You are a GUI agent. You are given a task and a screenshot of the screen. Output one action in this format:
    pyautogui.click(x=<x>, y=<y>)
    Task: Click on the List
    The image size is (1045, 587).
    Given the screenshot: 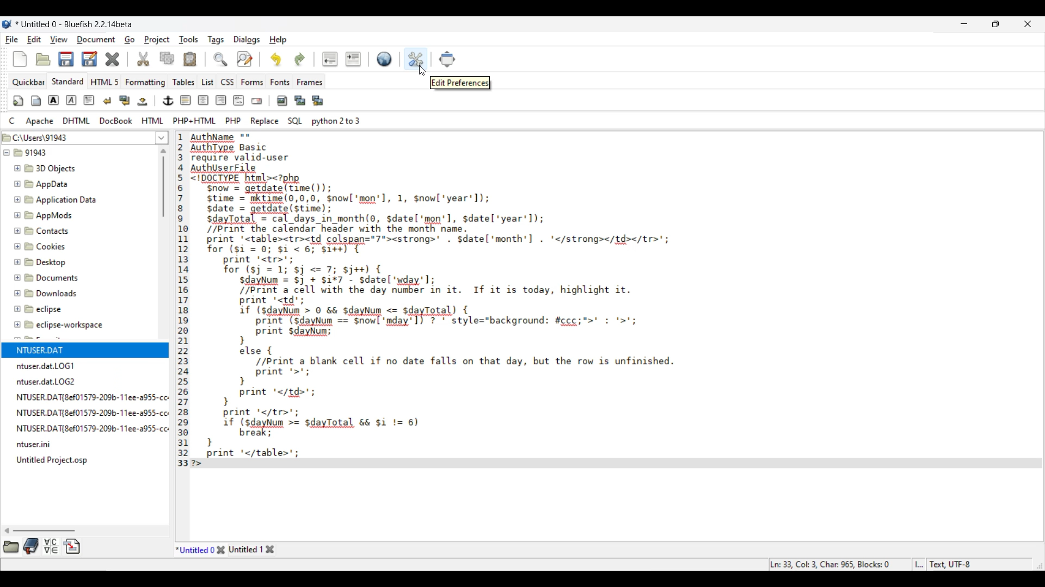 What is the action you would take?
    pyautogui.click(x=207, y=82)
    